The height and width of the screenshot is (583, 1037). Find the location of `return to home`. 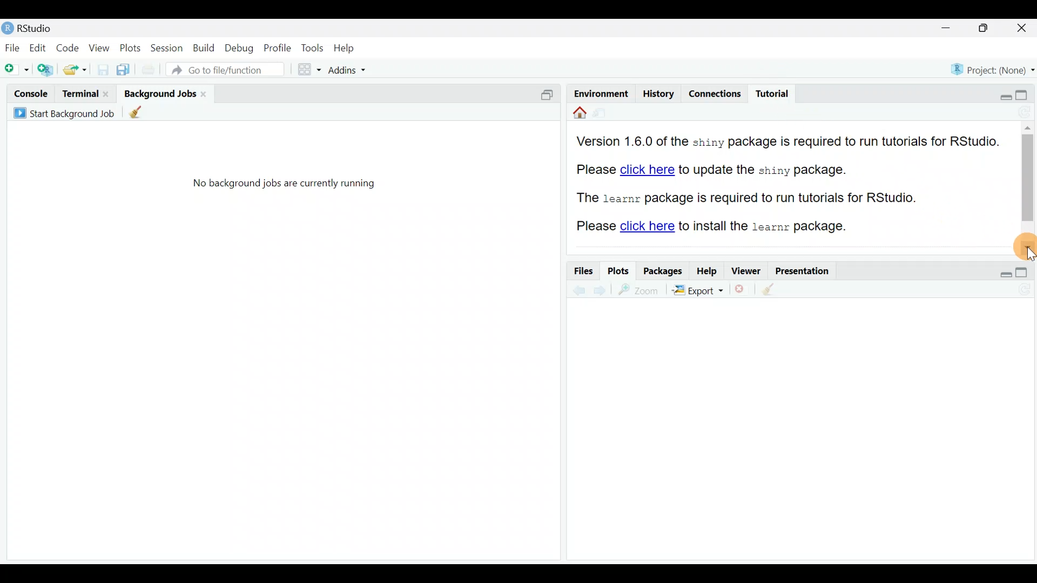

return to home is located at coordinates (576, 115).